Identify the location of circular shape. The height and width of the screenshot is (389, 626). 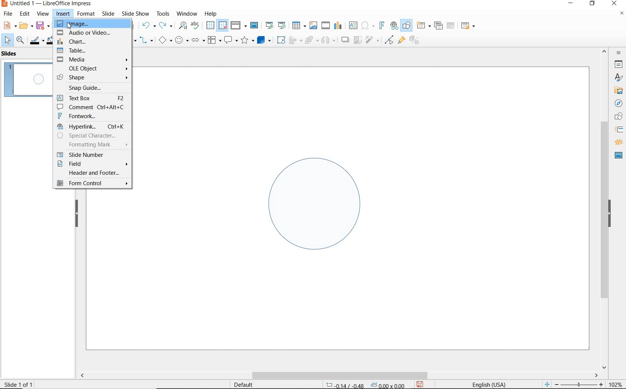
(314, 202).